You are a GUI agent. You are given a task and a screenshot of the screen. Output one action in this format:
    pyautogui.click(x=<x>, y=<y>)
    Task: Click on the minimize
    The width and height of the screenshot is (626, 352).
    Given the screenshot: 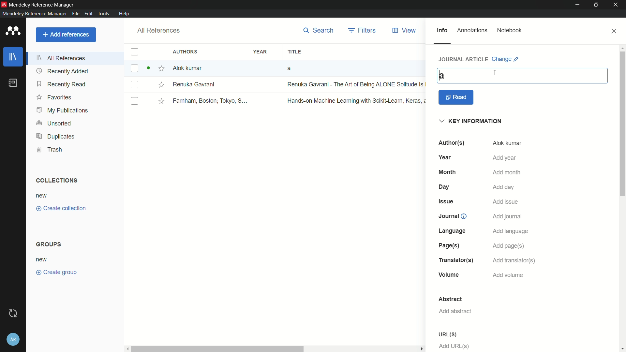 What is the action you would take?
    pyautogui.click(x=578, y=5)
    